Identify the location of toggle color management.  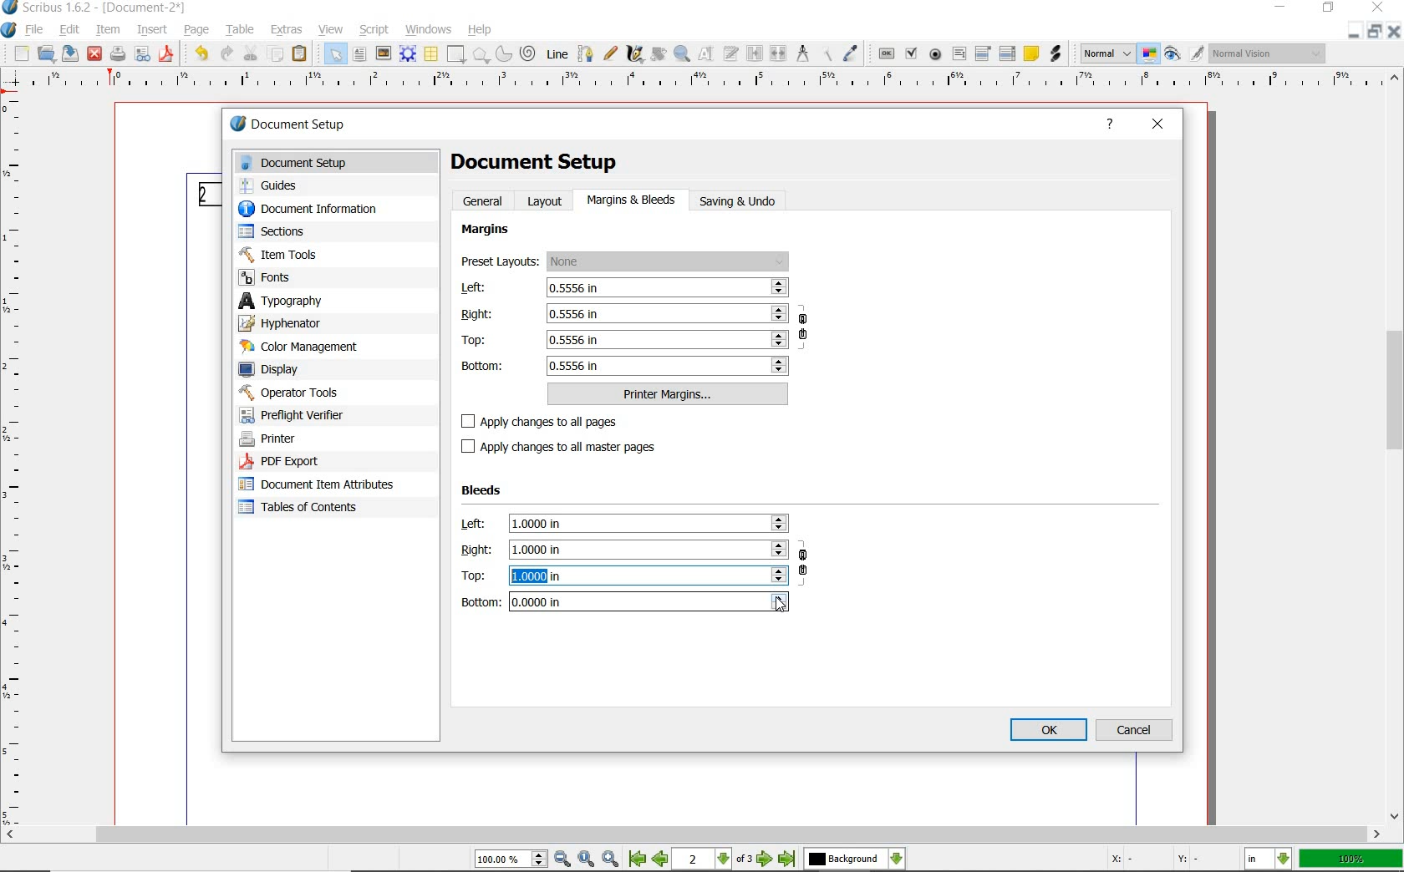
(1150, 56).